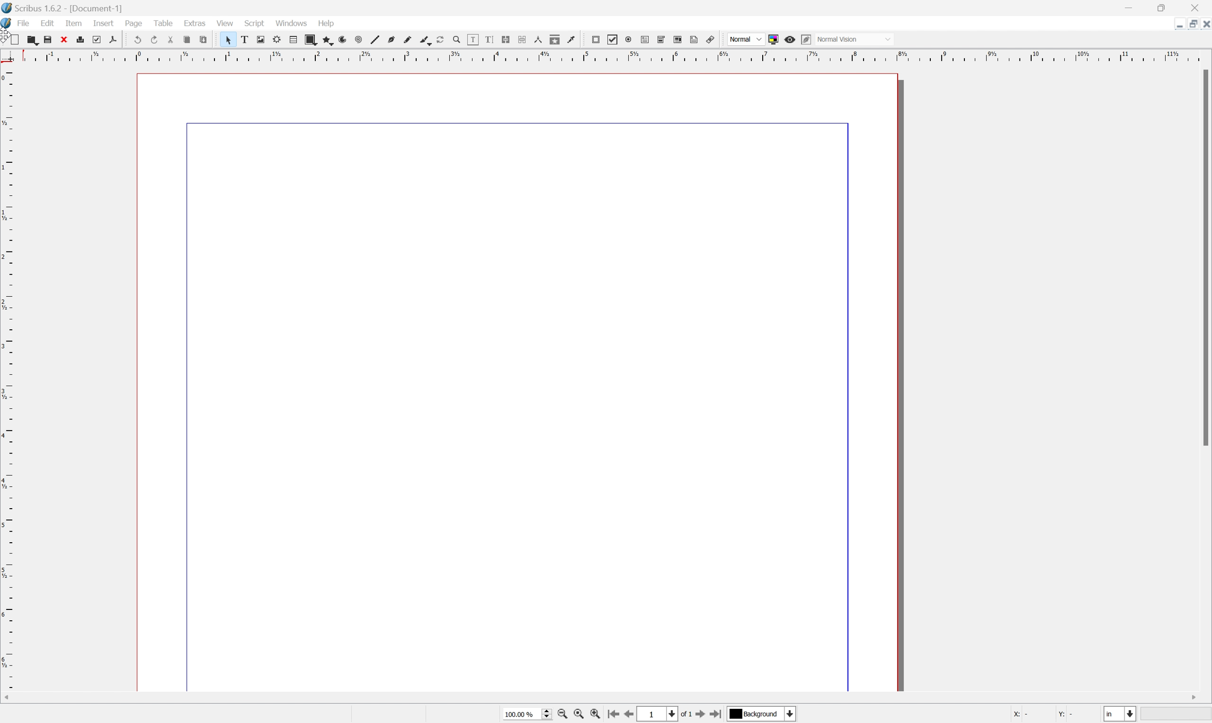 This screenshot has width=1212, height=723. I want to click on Background, so click(761, 714).